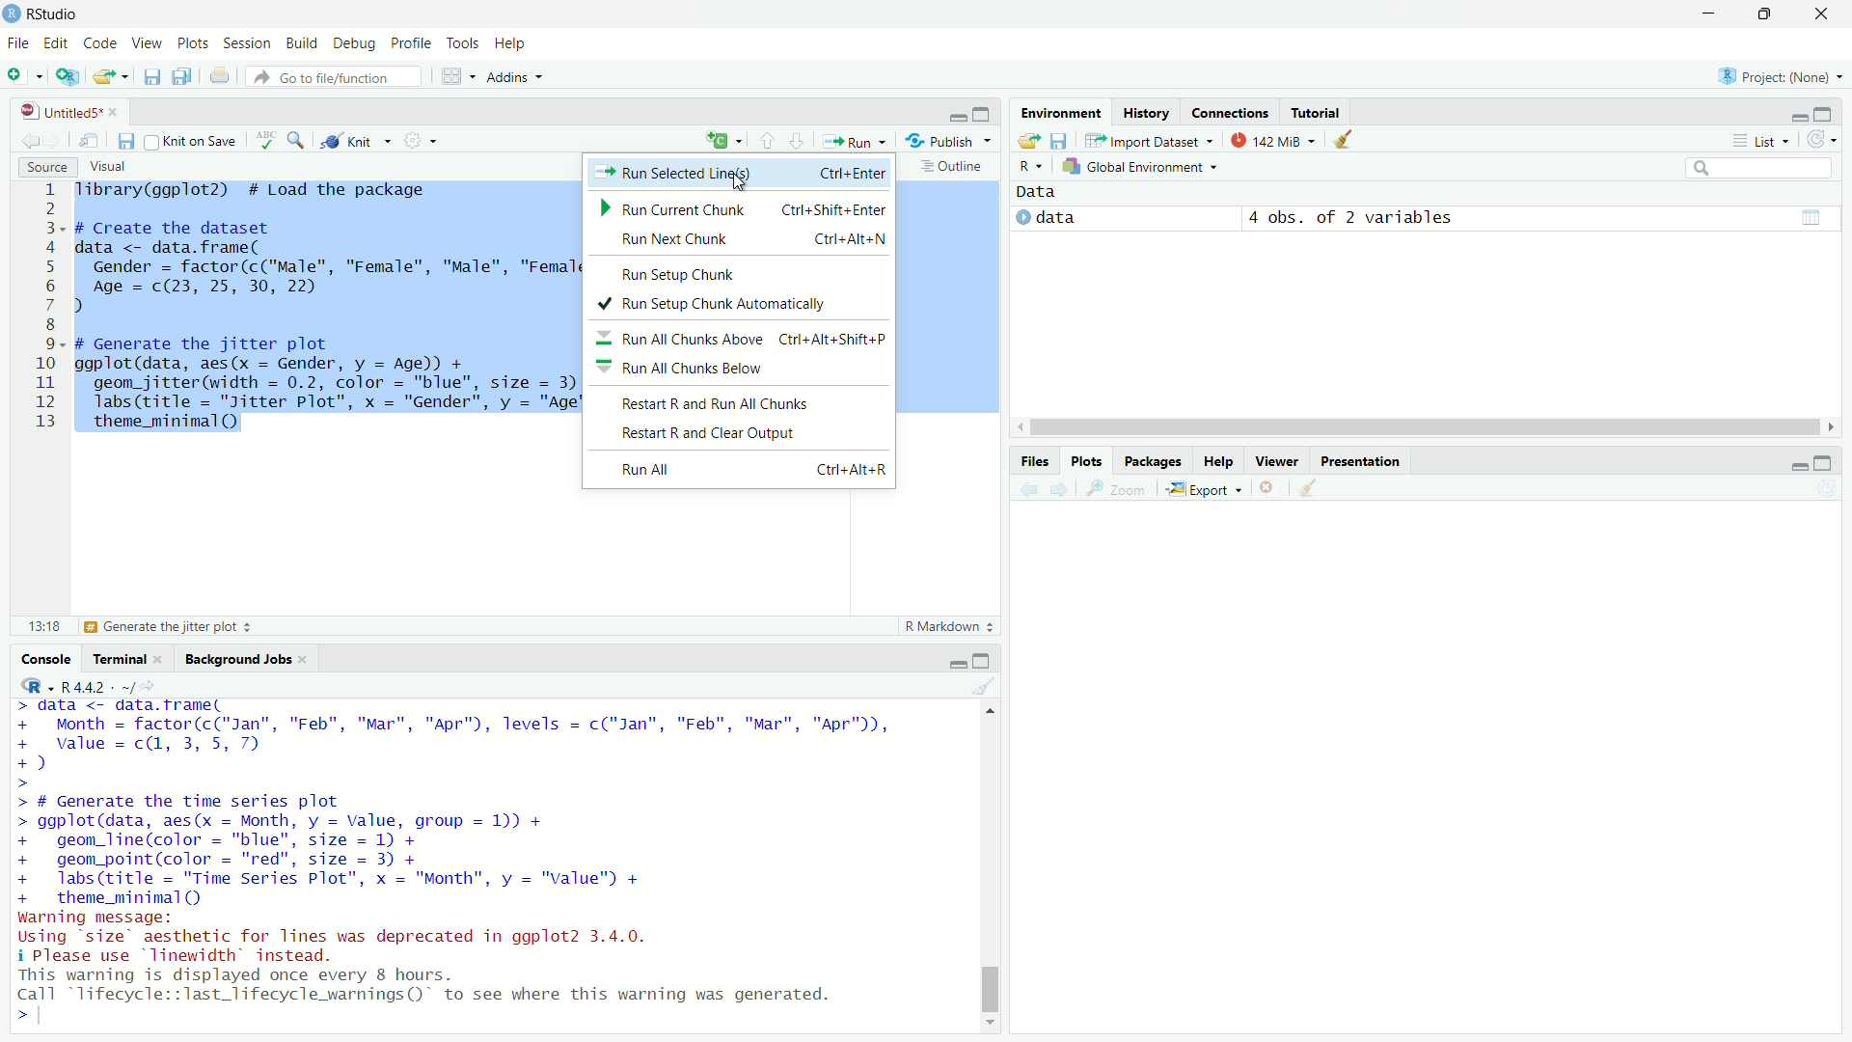  I want to click on print the file, so click(217, 75).